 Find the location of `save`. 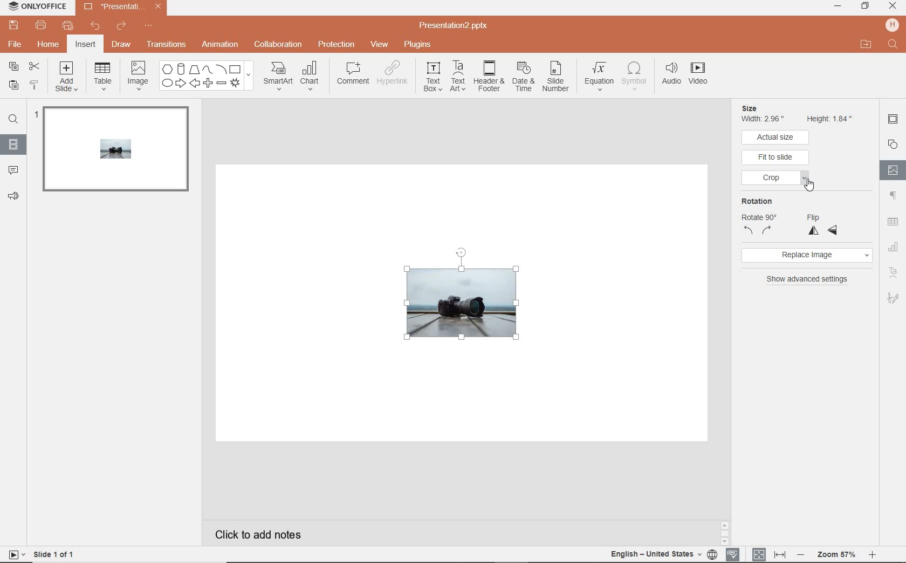

save is located at coordinates (14, 25).